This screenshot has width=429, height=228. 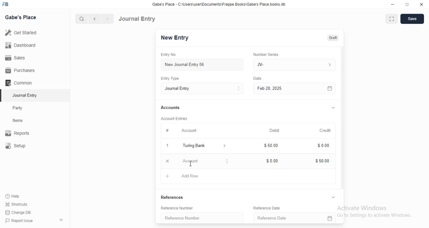 What do you see at coordinates (22, 121) in the screenshot?
I see `items` at bounding box center [22, 121].